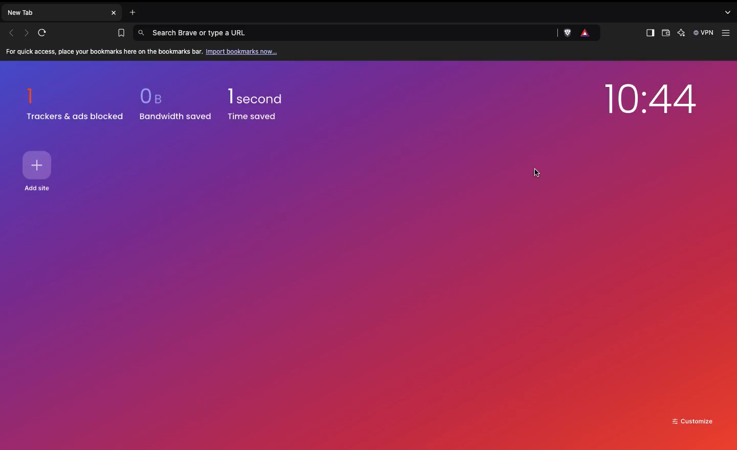 This screenshot has height=450, width=737. What do you see at coordinates (728, 33) in the screenshot?
I see `Customize and control Brave` at bounding box center [728, 33].